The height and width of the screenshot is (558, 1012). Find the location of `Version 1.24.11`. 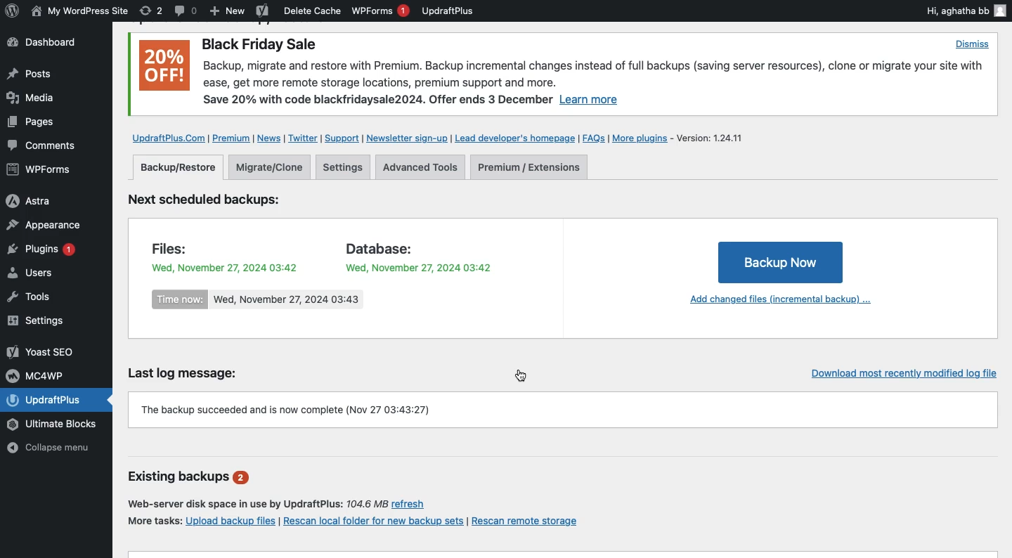

Version 1.24.11 is located at coordinates (711, 138).